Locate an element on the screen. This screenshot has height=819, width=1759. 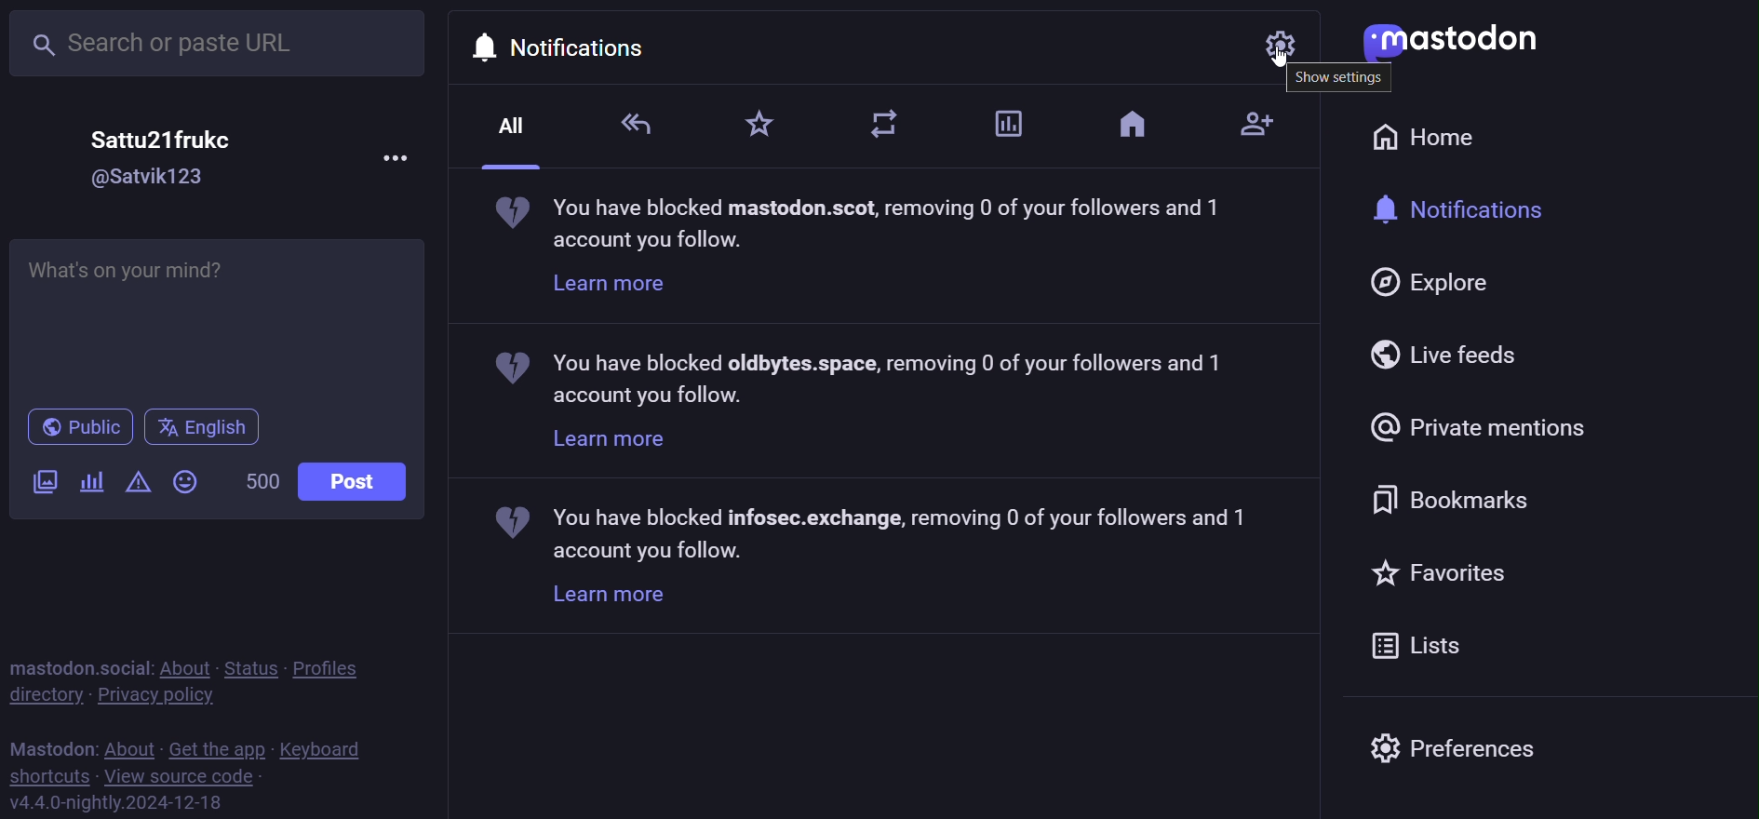
keyboard is located at coordinates (324, 749).